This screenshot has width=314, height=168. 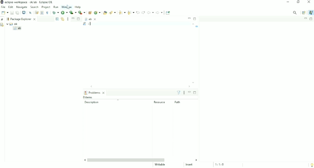 I want to click on Maximize, so click(x=311, y=19).